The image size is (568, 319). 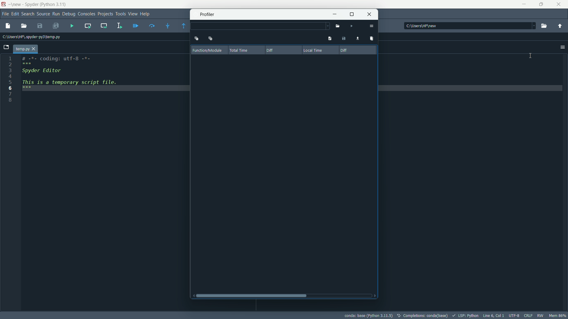 I want to click on horizontal scroll bar, so click(x=284, y=297).